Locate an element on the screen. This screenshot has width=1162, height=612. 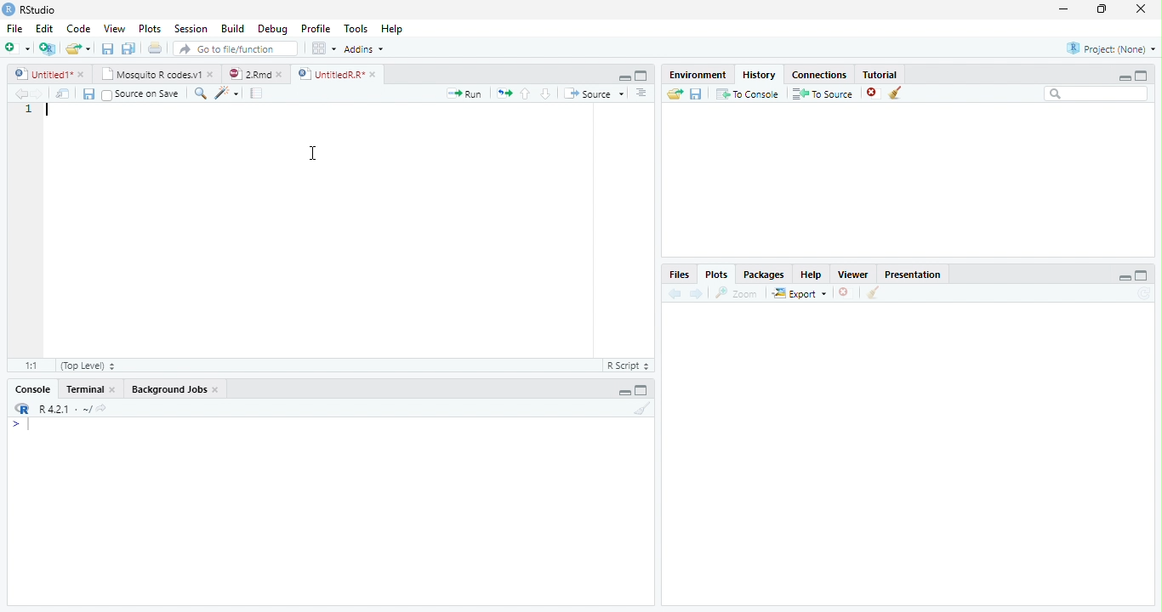
clear is located at coordinates (896, 93).